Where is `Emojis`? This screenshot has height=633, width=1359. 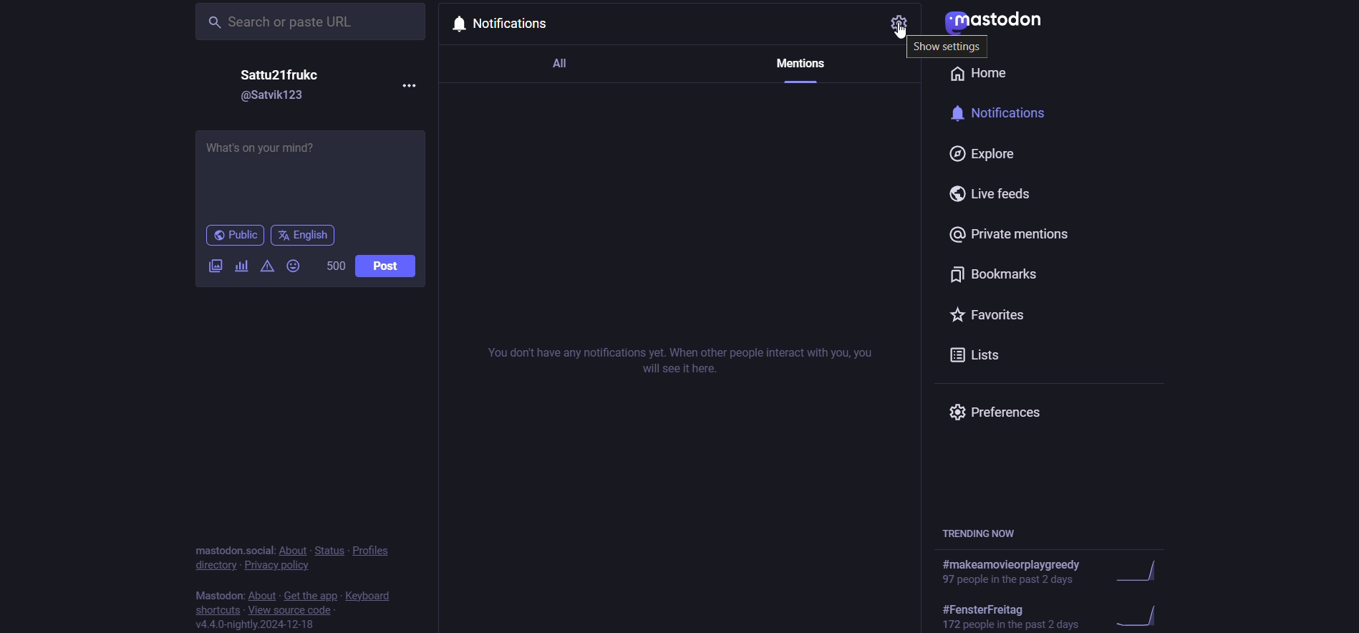 Emojis is located at coordinates (293, 266).